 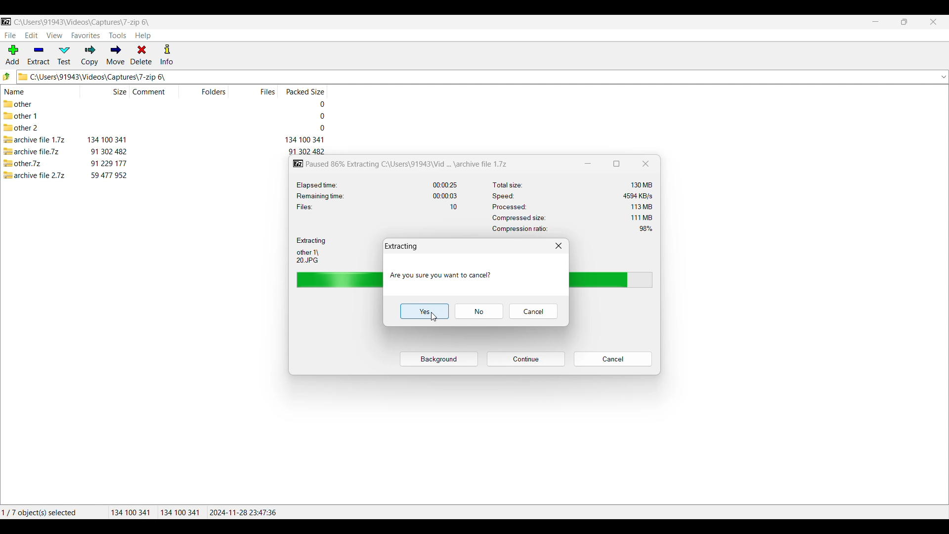 I want to click on Tools menu, so click(x=118, y=36).